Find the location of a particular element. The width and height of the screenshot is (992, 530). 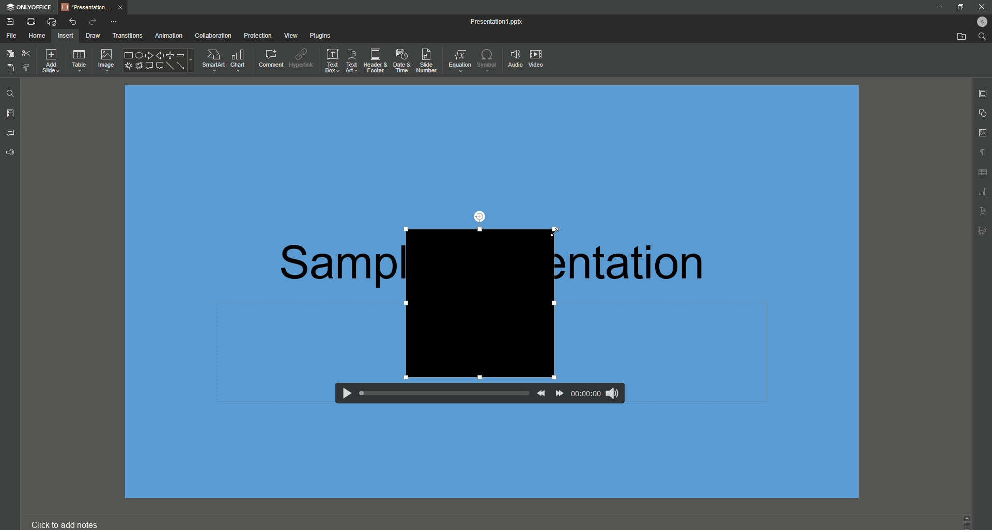

File is located at coordinates (11, 35).